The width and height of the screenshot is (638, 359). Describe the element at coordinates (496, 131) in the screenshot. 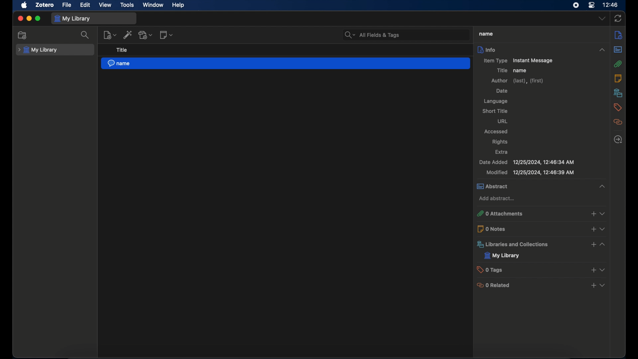

I see `accessed` at that location.